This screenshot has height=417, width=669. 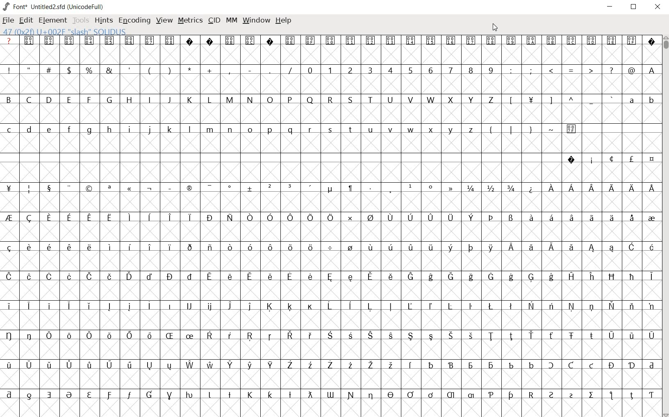 I want to click on ELEMENT, so click(x=52, y=20).